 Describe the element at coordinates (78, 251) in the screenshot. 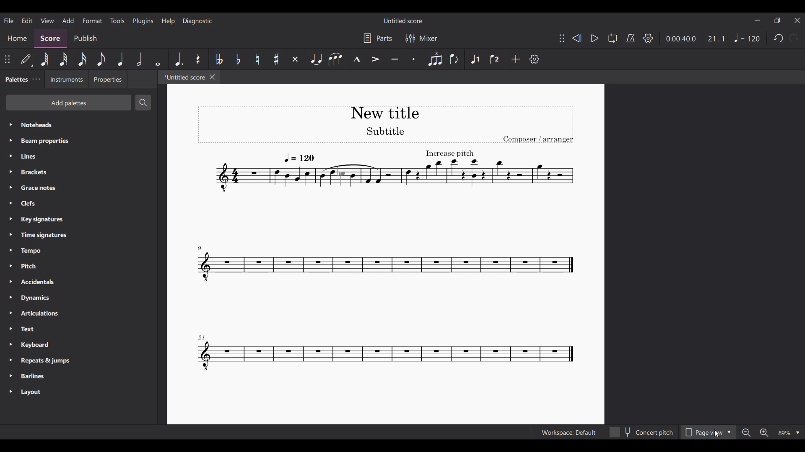

I see `Tempo` at that location.